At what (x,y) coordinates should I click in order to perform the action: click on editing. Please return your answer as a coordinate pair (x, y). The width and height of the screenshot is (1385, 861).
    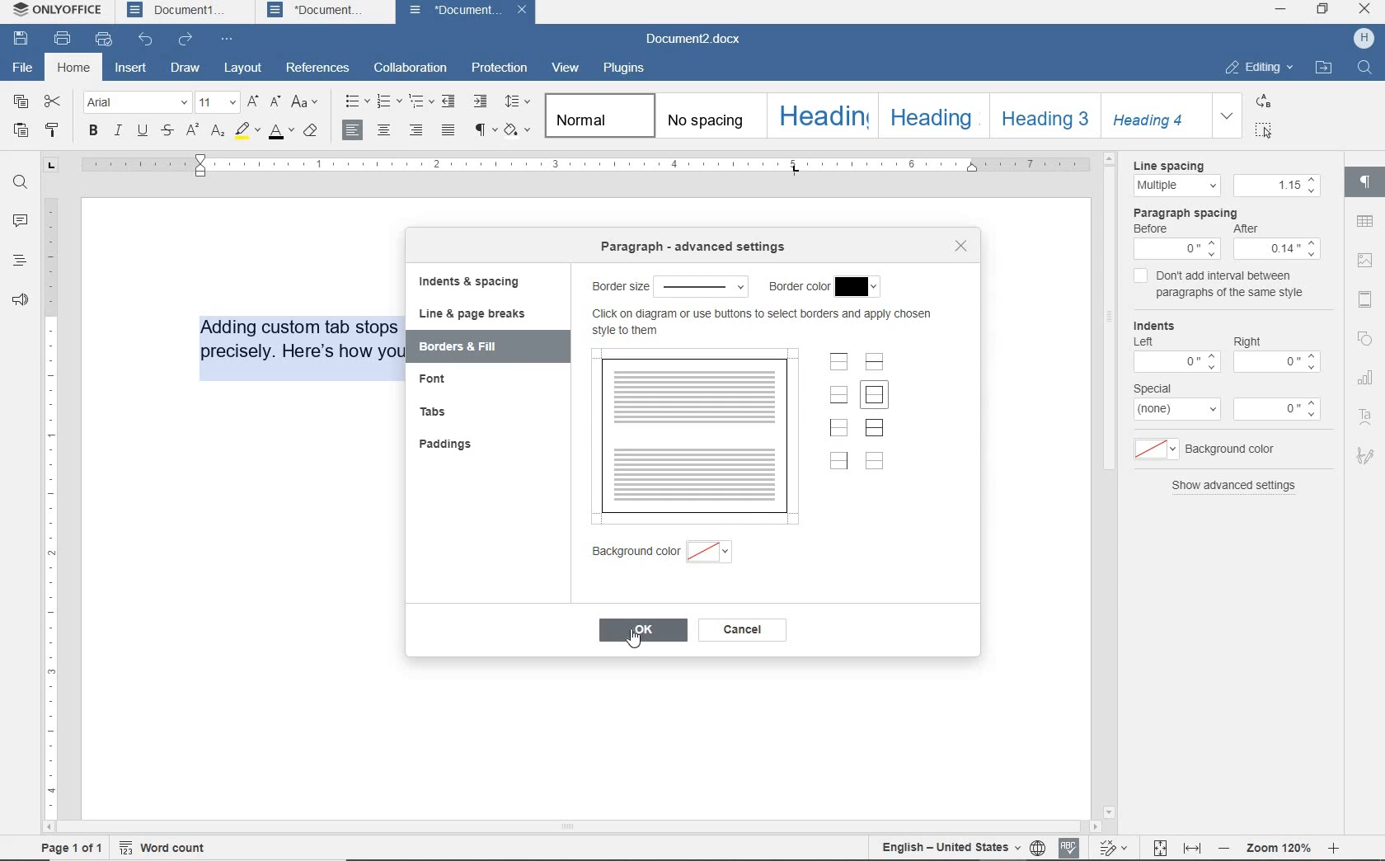
    Looking at the image, I should click on (1256, 68).